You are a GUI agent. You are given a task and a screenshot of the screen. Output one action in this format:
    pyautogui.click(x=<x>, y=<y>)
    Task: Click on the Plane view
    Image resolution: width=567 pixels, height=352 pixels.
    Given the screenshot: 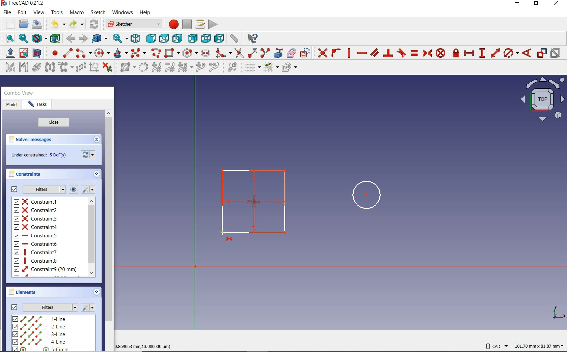 What is the action you would take?
    pyautogui.click(x=543, y=101)
    